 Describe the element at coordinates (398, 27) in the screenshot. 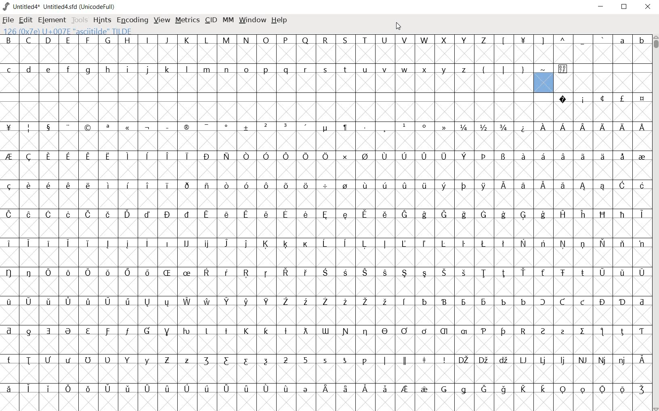

I see `CURSOR` at that location.